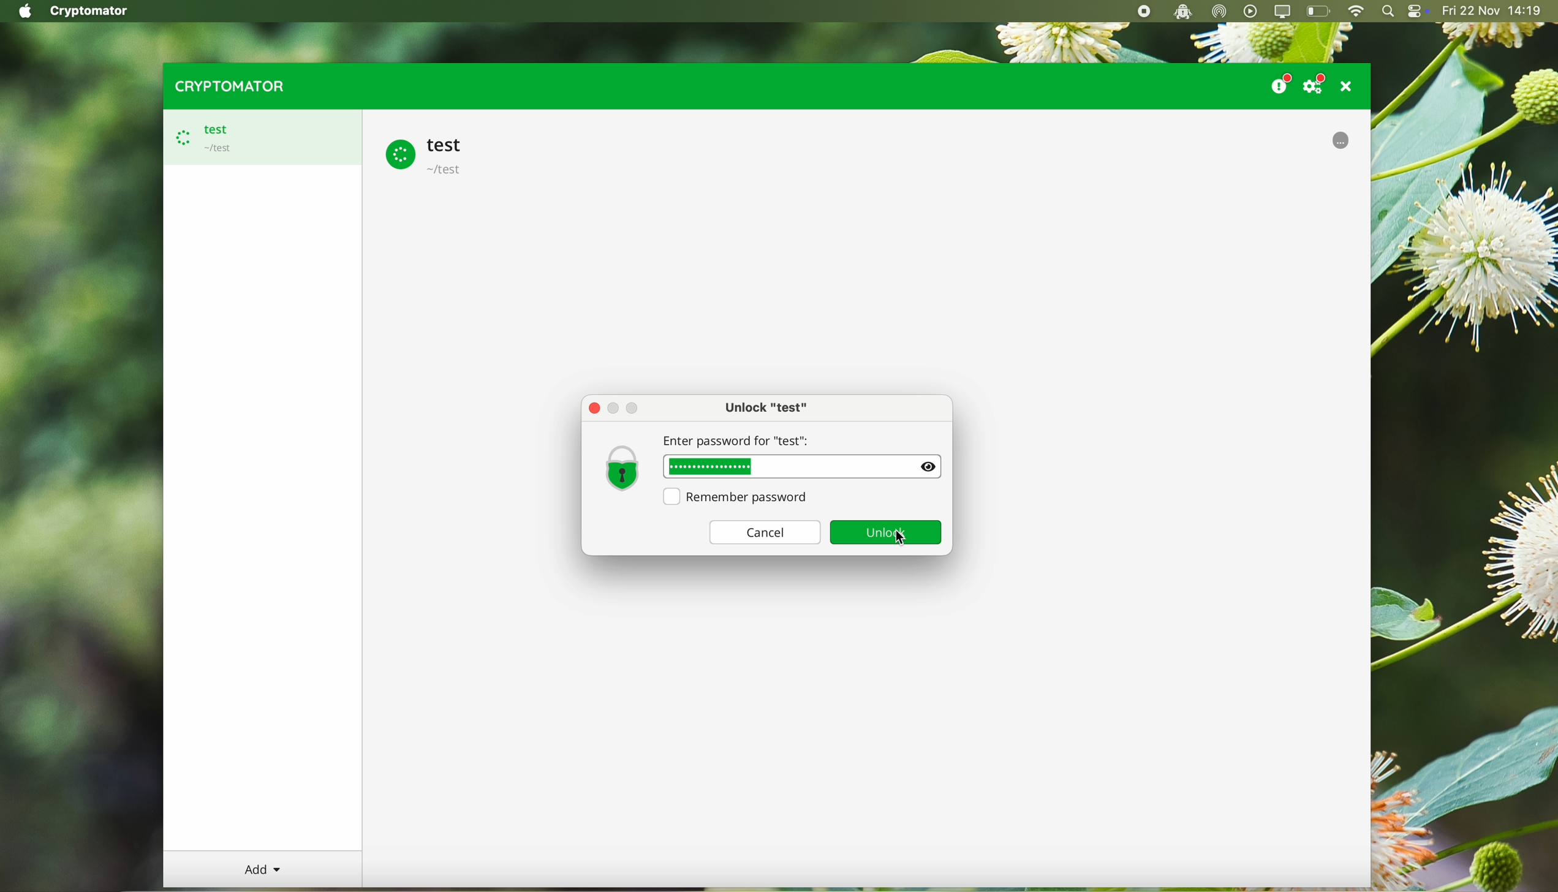 The image size is (1558, 892). Describe the element at coordinates (622, 467) in the screenshot. I see `lock icon` at that location.